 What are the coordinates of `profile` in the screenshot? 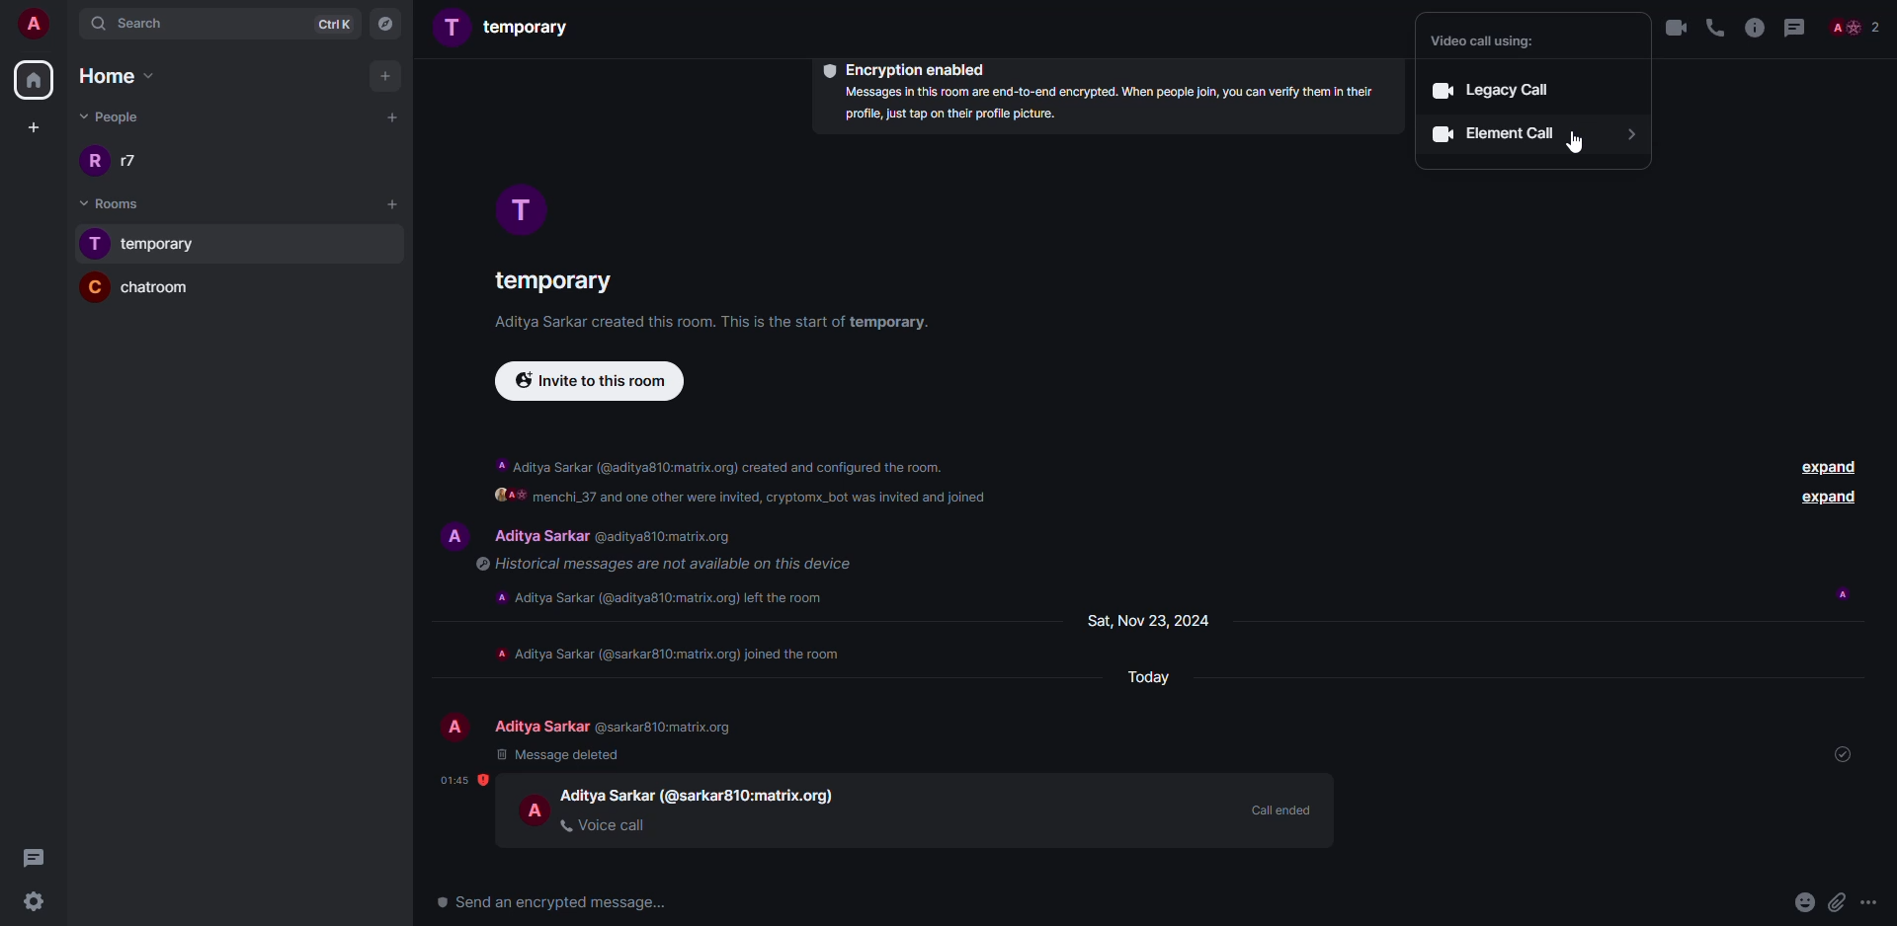 It's located at (449, 536).